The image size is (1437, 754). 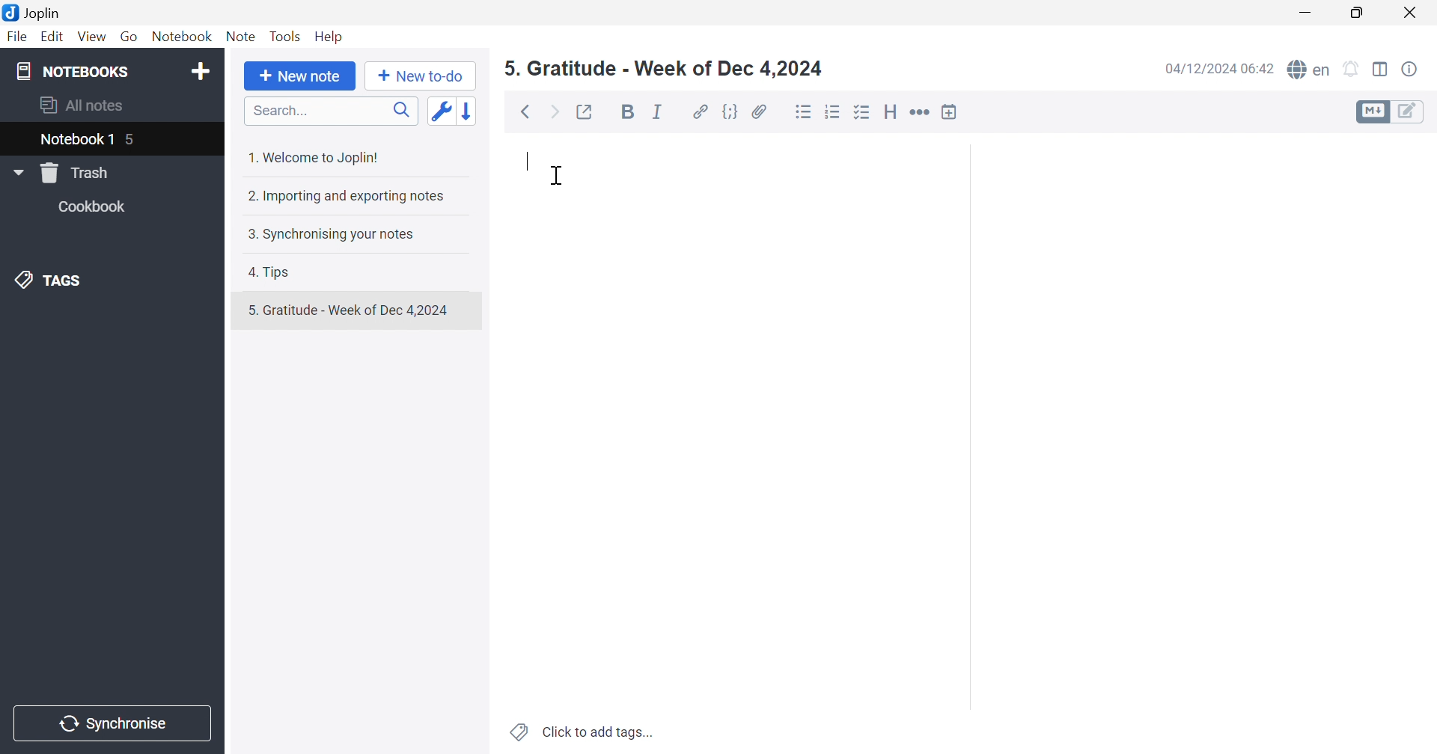 What do you see at coordinates (70, 70) in the screenshot?
I see `NOTEBOOKS` at bounding box center [70, 70].